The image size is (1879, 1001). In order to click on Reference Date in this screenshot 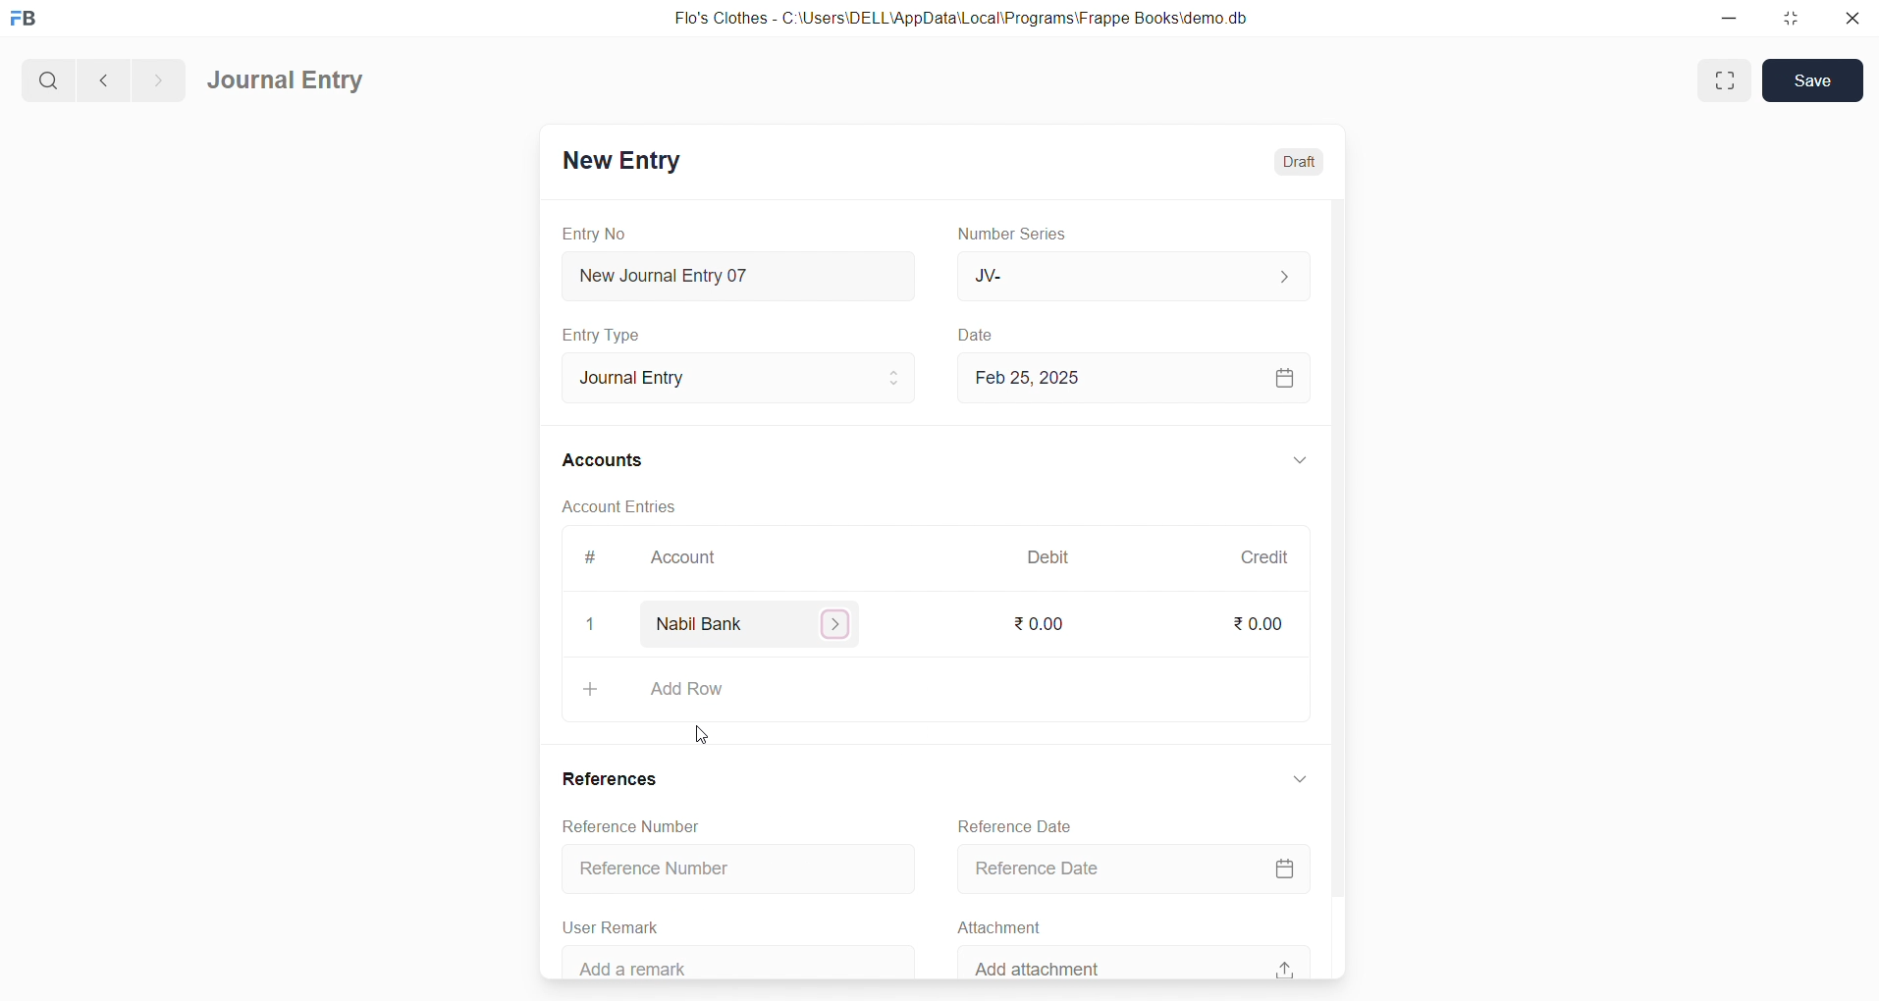, I will do `click(1140, 867)`.